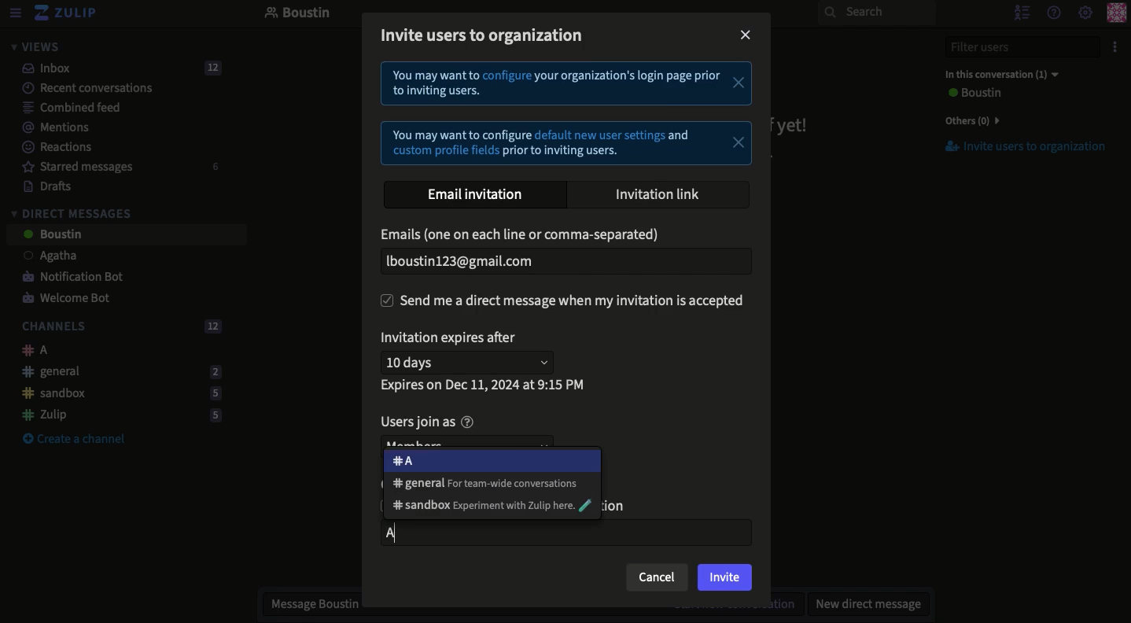 The image size is (1131, 623). I want to click on Channels, so click(118, 327).